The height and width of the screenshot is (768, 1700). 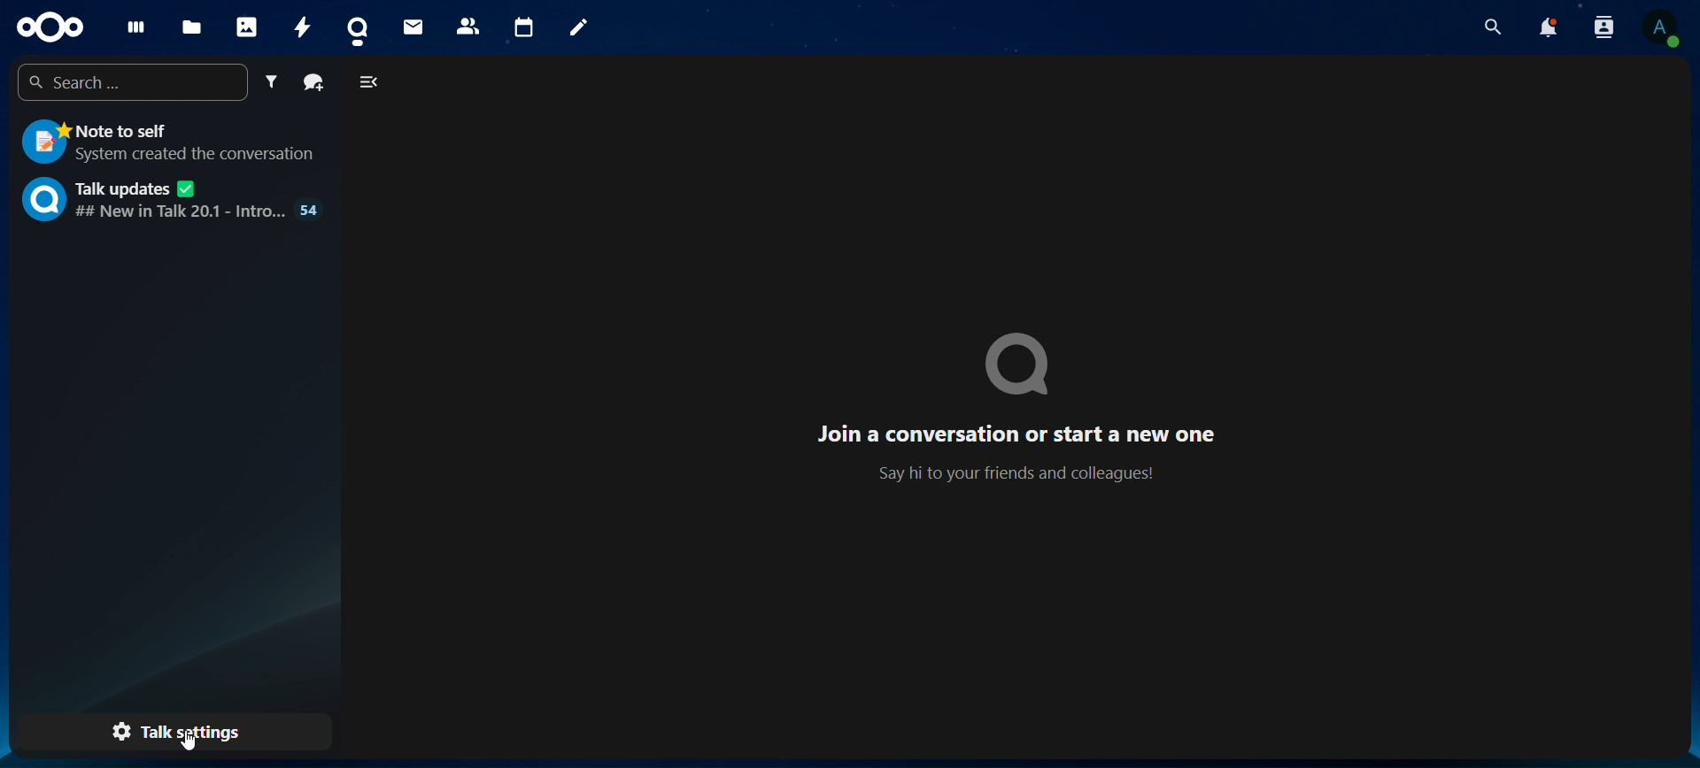 I want to click on view profile, so click(x=1658, y=30).